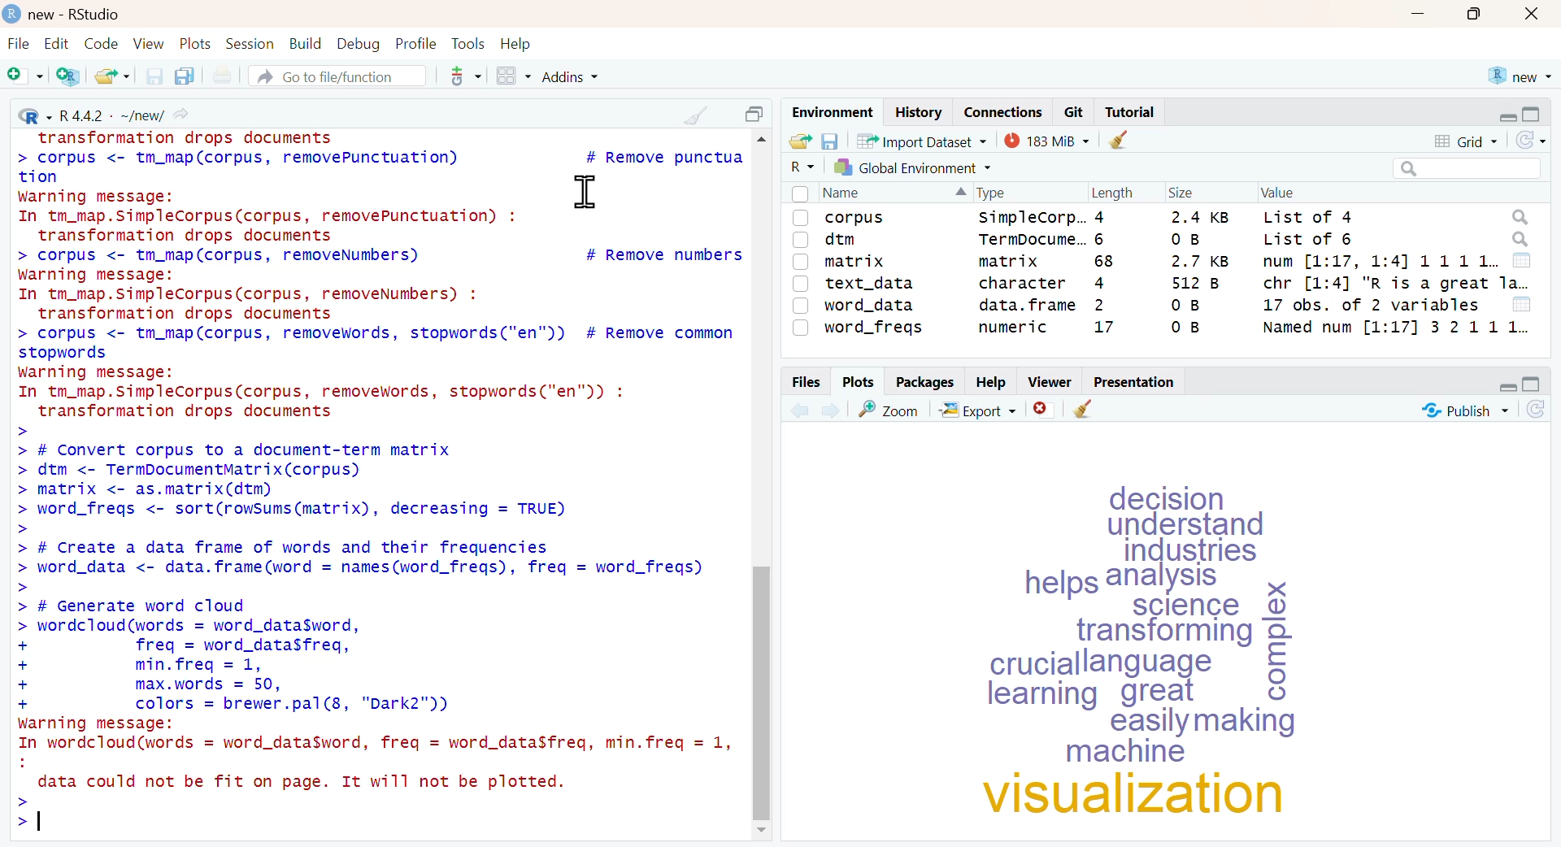 The image size is (1561, 847). What do you see at coordinates (1075, 112) in the screenshot?
I see `Git` at bounding box center [1075, 112].